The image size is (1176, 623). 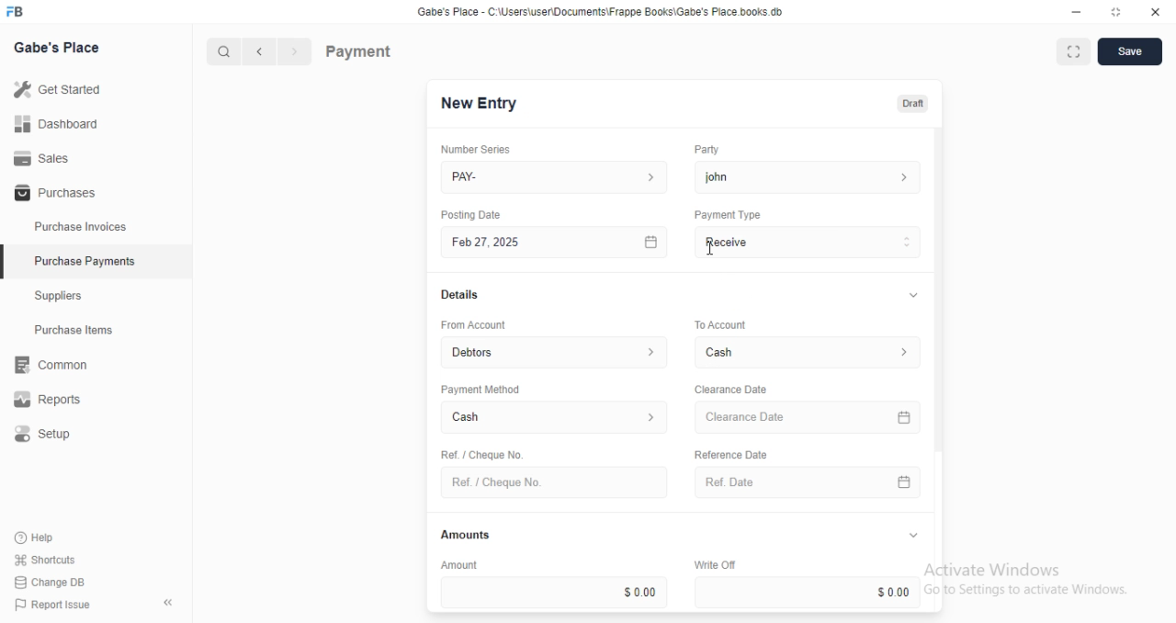 I want to click on navigate backward, so click(x=263, y=53).